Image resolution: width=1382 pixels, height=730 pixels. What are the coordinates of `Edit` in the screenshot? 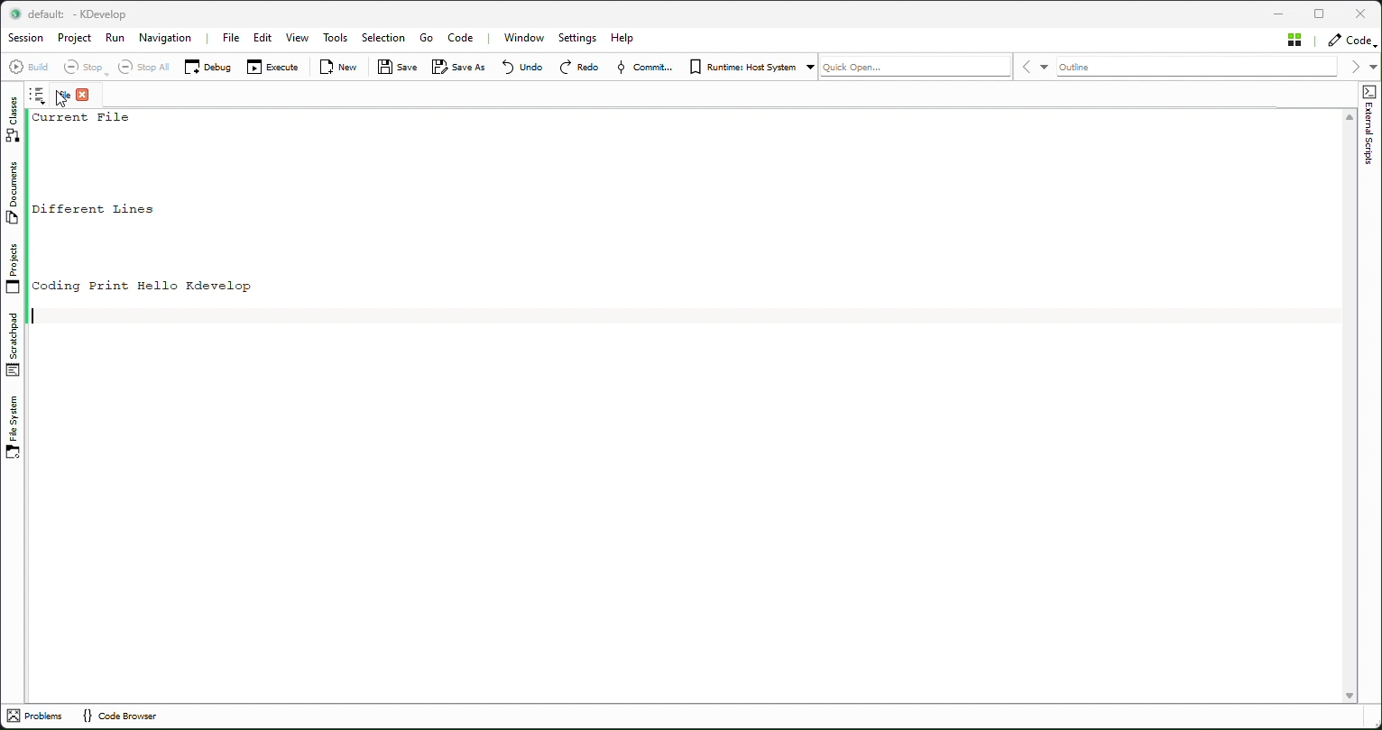 It's located at (263, 38).